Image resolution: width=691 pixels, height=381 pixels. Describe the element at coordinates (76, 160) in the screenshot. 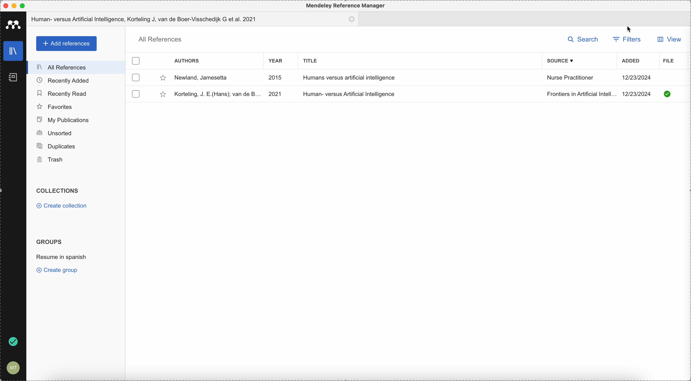

I see `trash` at that location.